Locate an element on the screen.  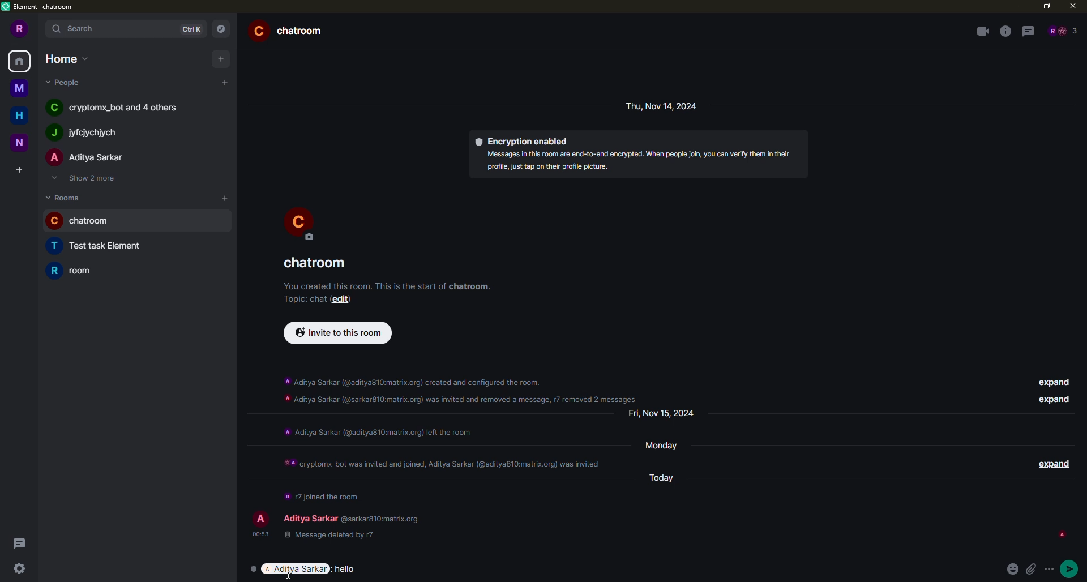
maximize is located at coordinates (1047, 5).